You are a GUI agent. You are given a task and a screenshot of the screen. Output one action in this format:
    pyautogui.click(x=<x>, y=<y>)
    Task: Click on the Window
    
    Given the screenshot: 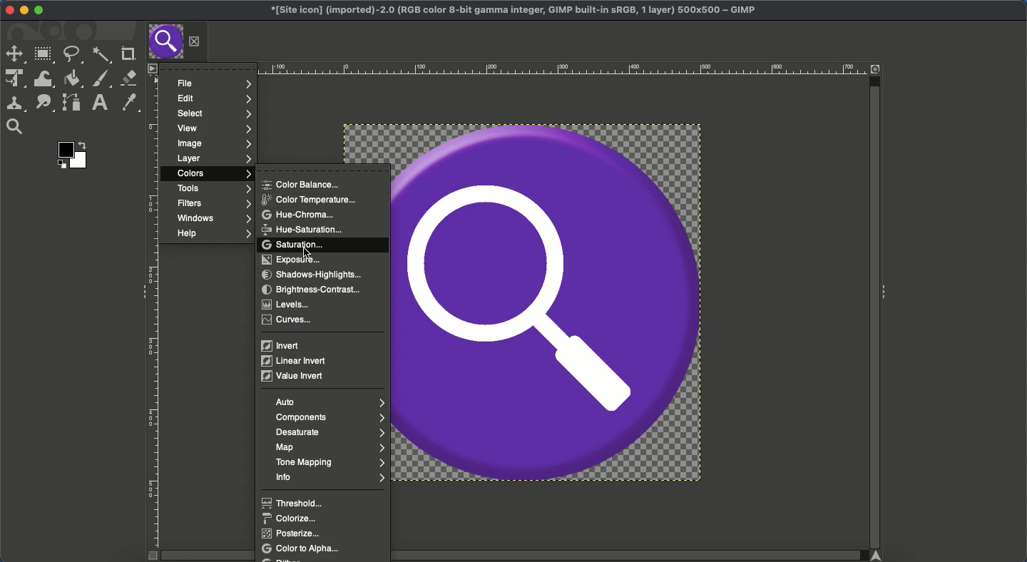 What is the action you would take?
    pyautogui.click(x=213, y=220)
    